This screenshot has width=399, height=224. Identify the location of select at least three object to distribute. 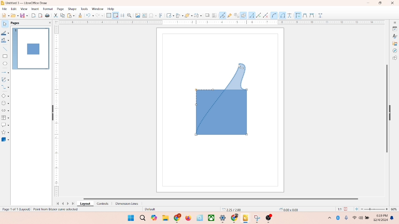
(196, 16).